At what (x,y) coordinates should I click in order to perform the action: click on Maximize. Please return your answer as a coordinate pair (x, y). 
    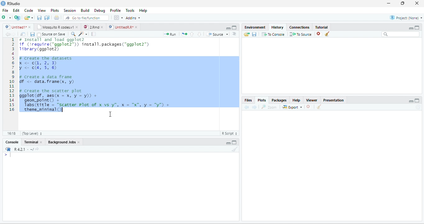
    Looking at the image, I should click on (234, 142).